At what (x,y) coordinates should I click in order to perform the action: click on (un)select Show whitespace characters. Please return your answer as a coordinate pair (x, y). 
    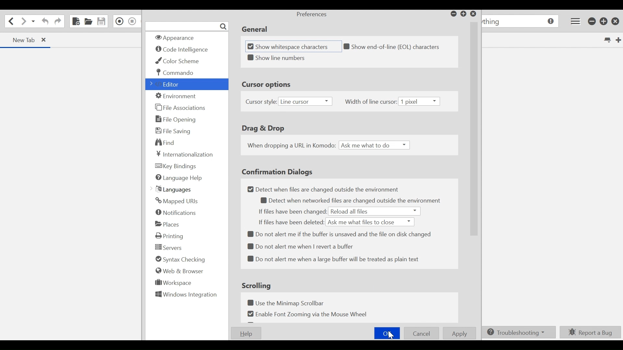
    Looking at the image, I should click on (293, 46).